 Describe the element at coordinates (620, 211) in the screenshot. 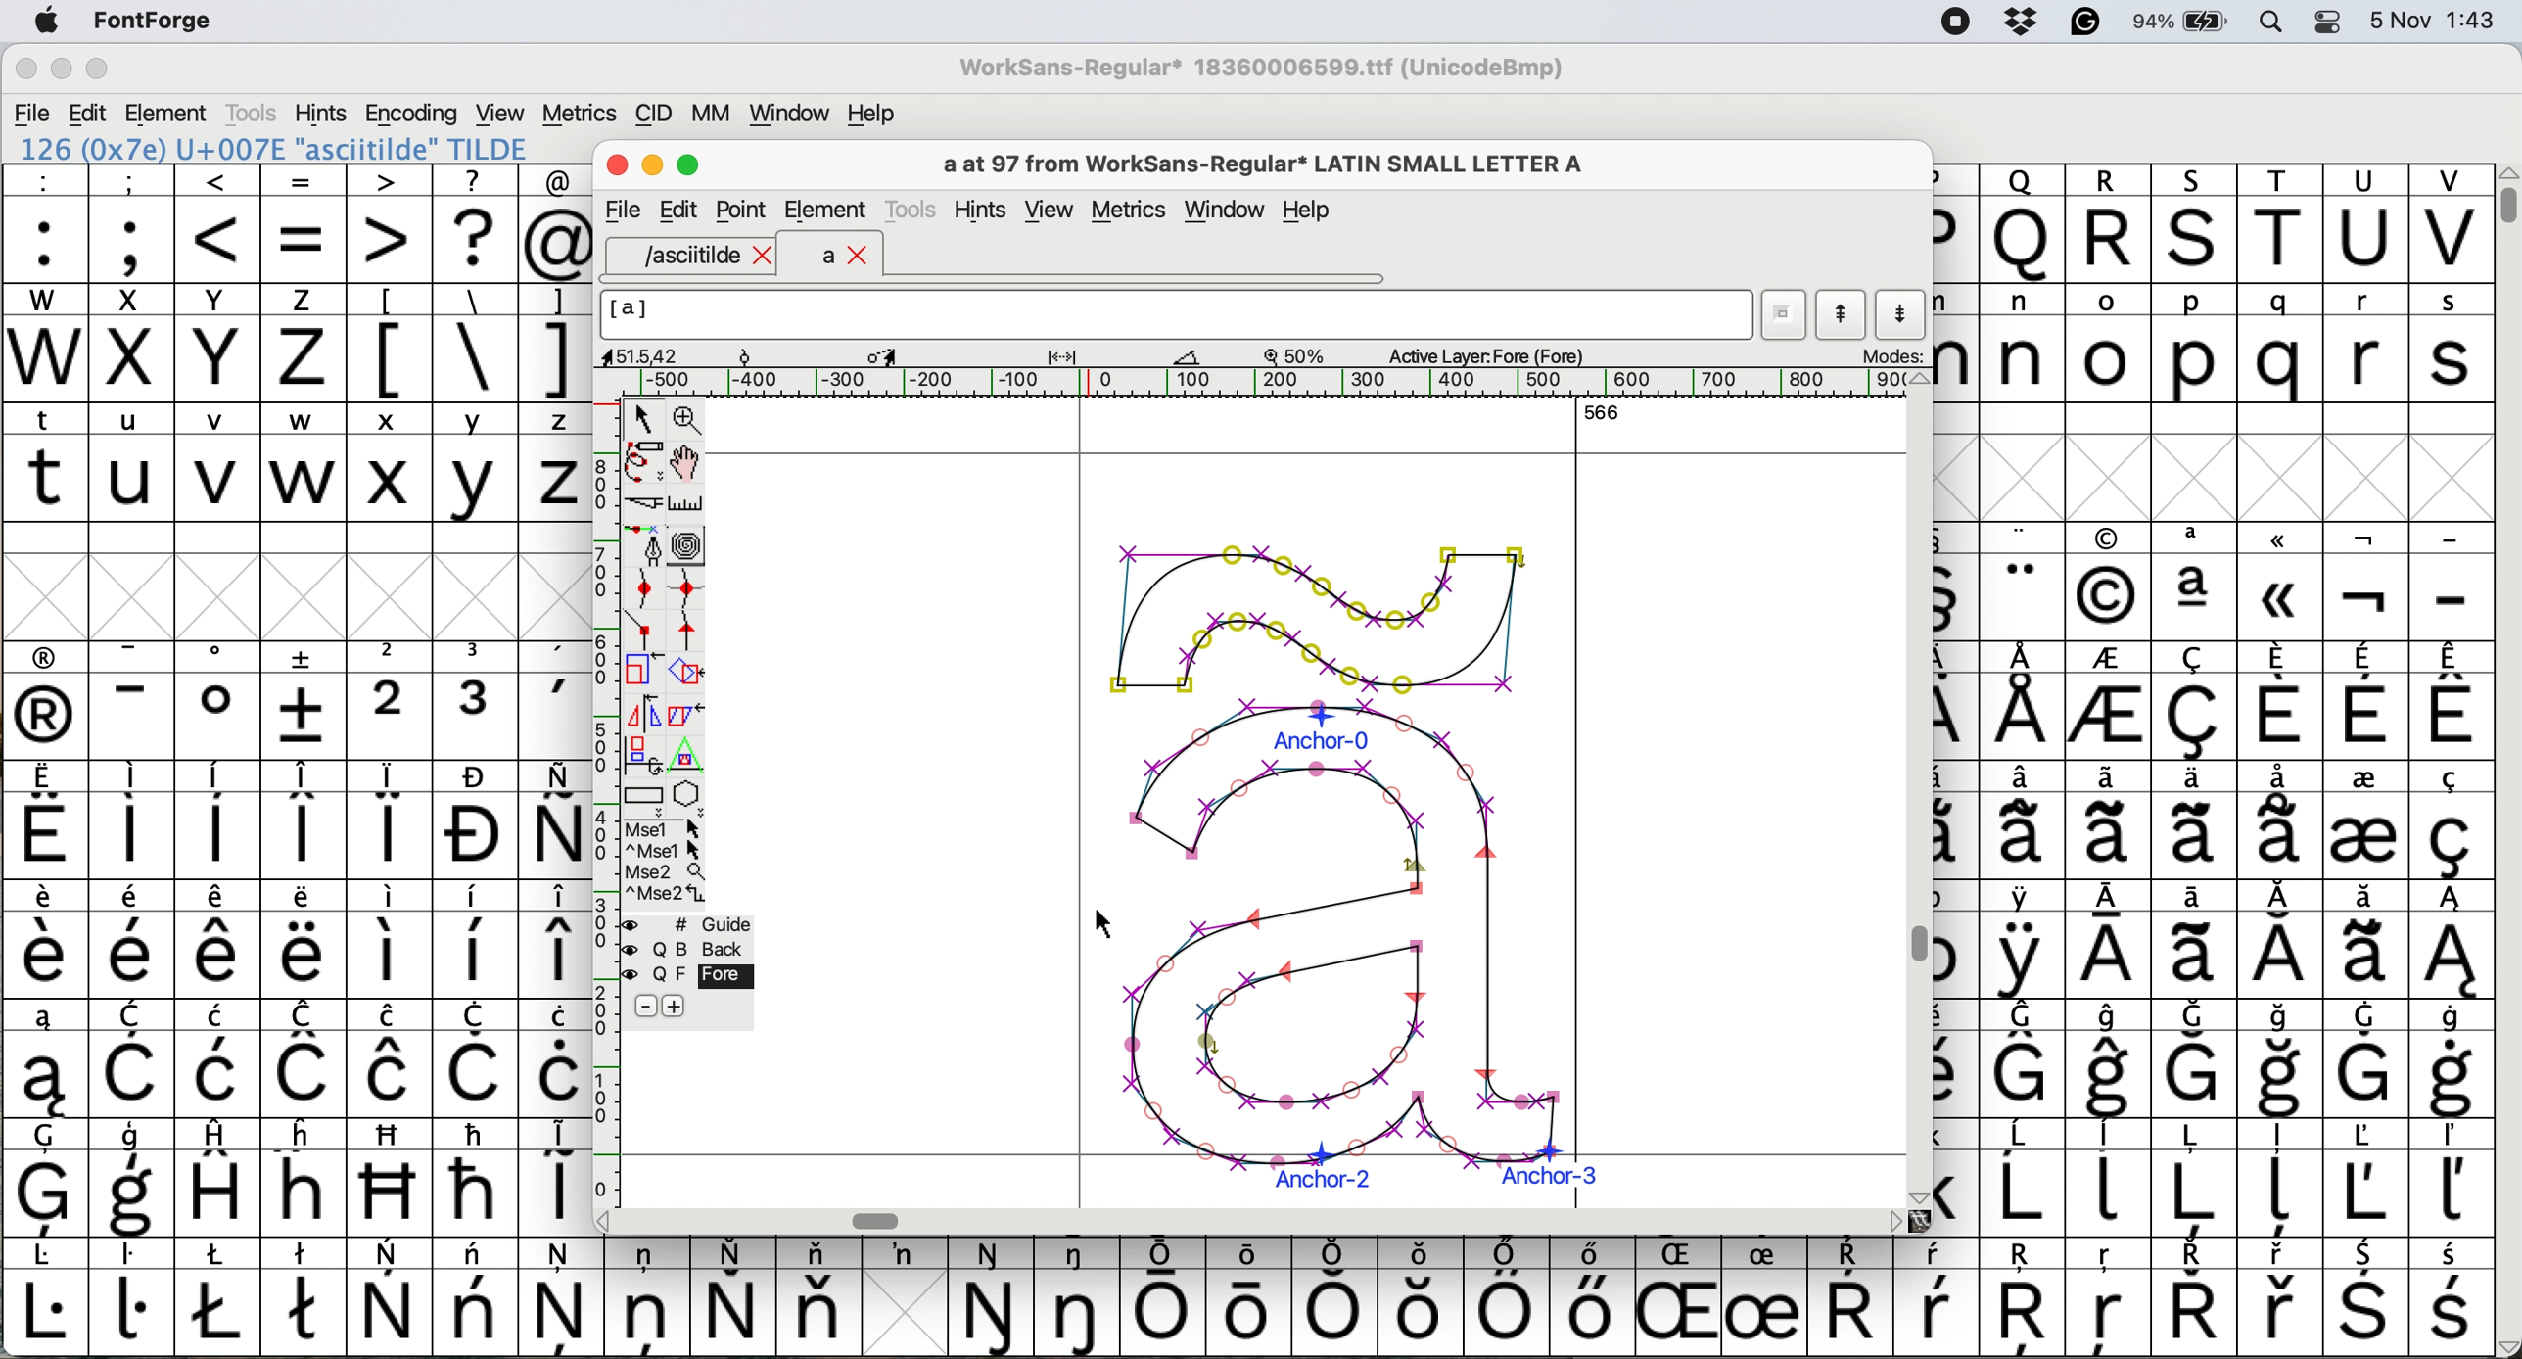

I see `file` at that location.